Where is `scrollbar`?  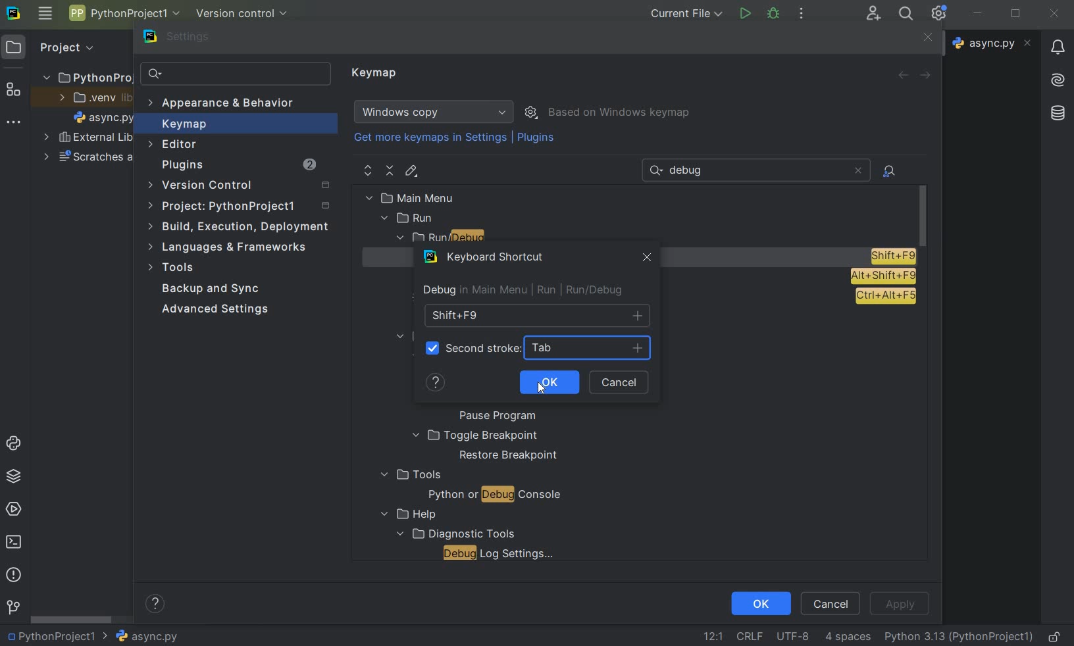
scrollbar is located at coordinates (72, 620).